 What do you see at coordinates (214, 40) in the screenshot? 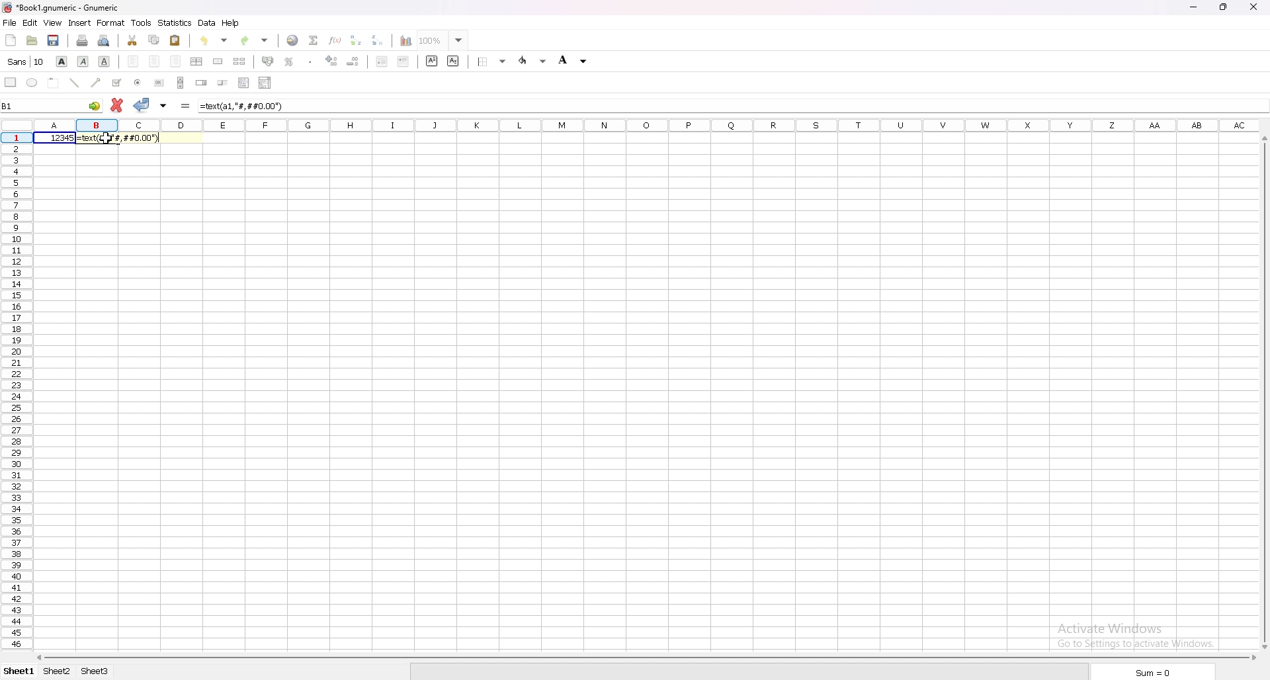
I see `undo` at bounding box center [214, 40].